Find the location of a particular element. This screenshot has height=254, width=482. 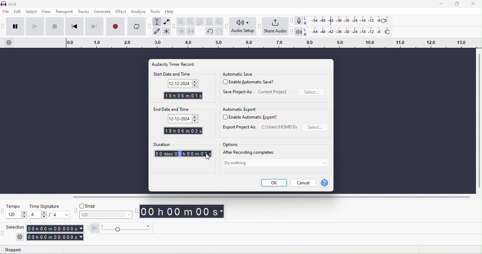

zoom in is located at coordinates (181, 21).